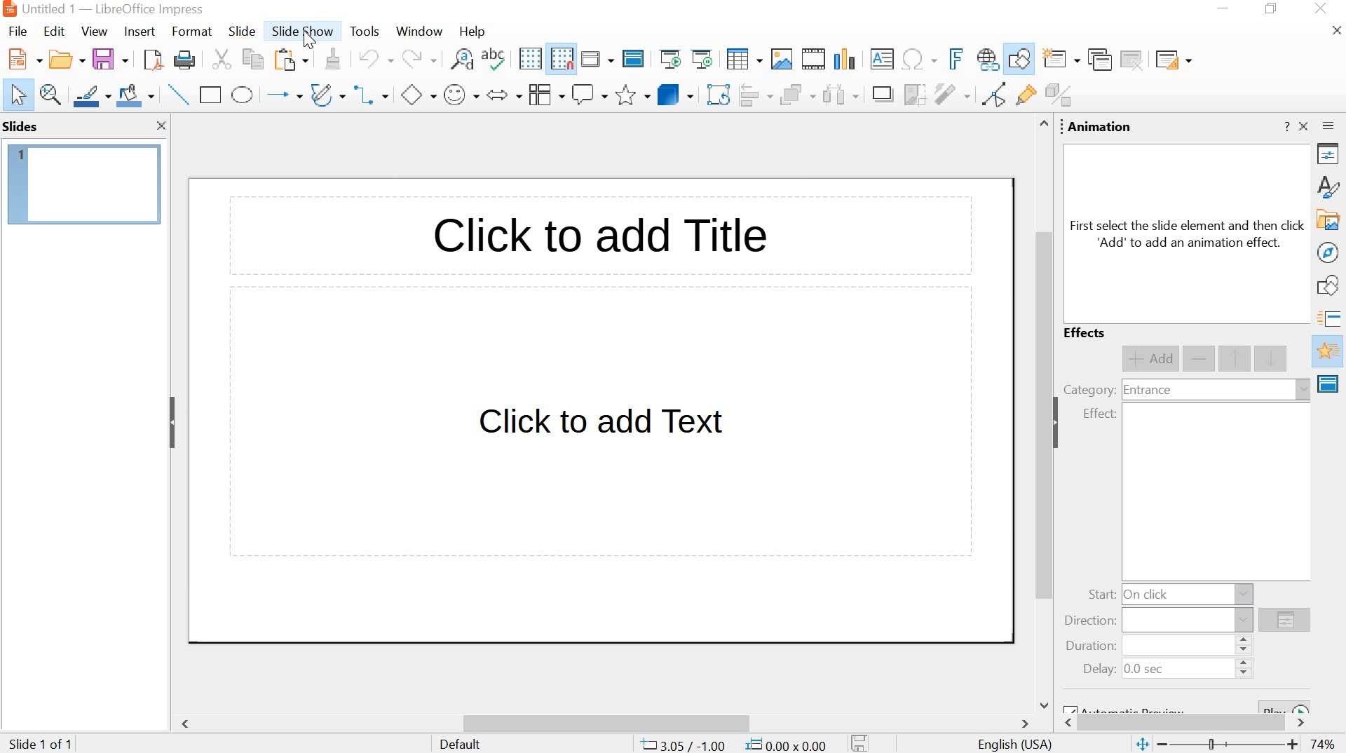  Describe the element at coordinates (308, 41) in the screenshot. I see `cursor` at that location.